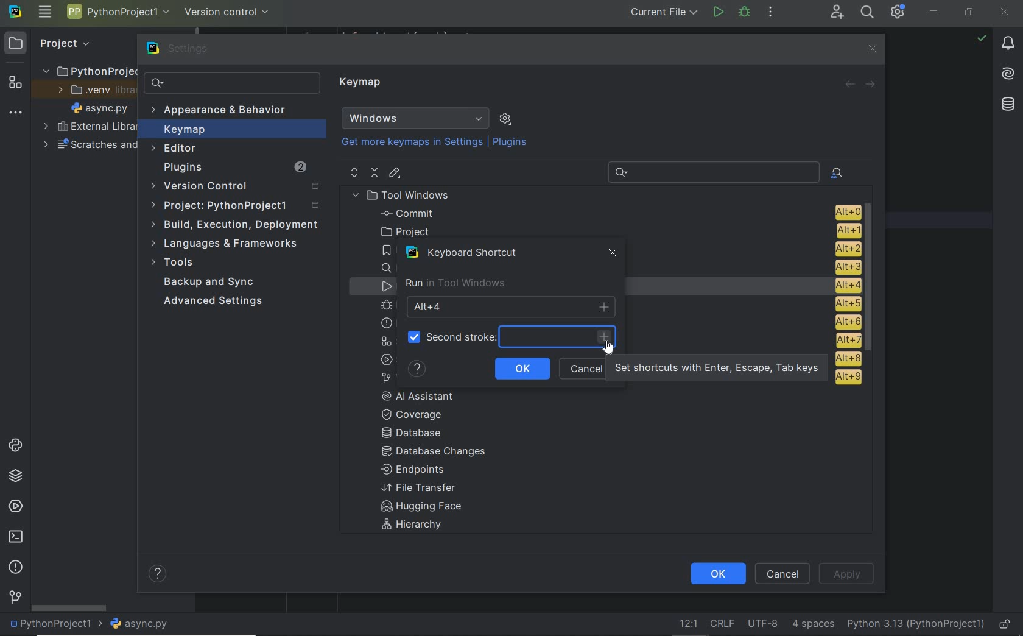 Image resolution: width=1023 pixels, height=636 pixels. I want to click on show scheme actions, so click(505, 118).